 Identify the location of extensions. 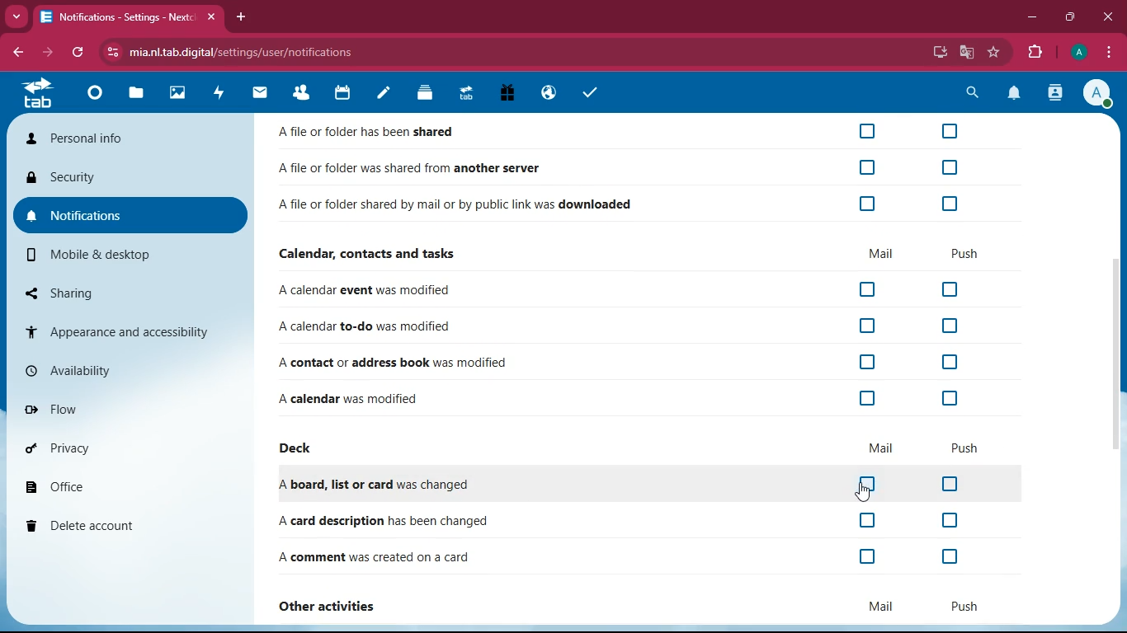
(1034, 54).